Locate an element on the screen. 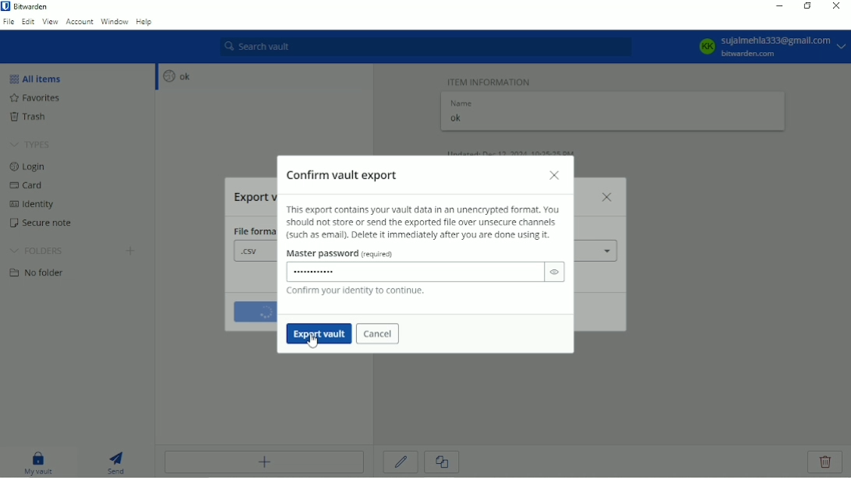 The width and height of the screenshot is (851, 478). Restore down is located at coordinates (807, 5).